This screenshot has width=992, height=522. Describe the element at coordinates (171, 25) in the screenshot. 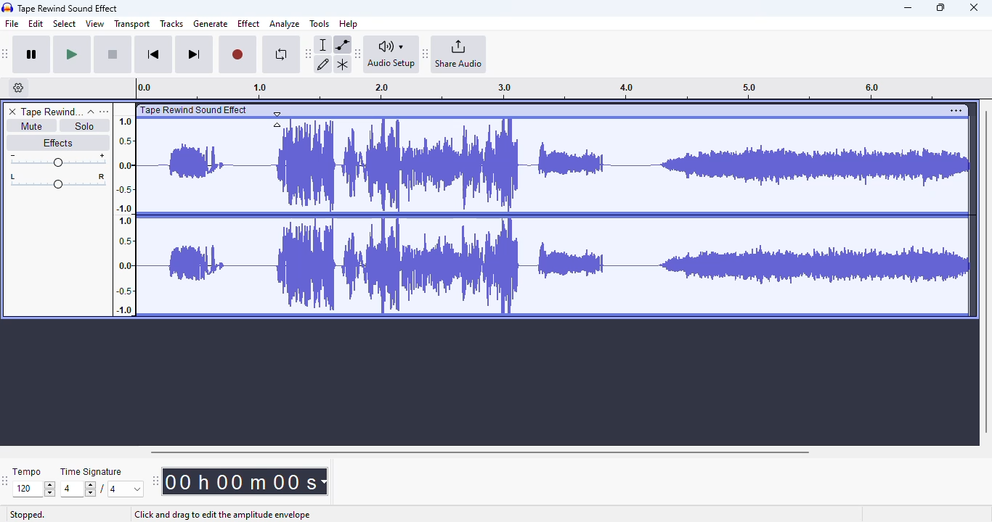

I see `tracks` at that location.